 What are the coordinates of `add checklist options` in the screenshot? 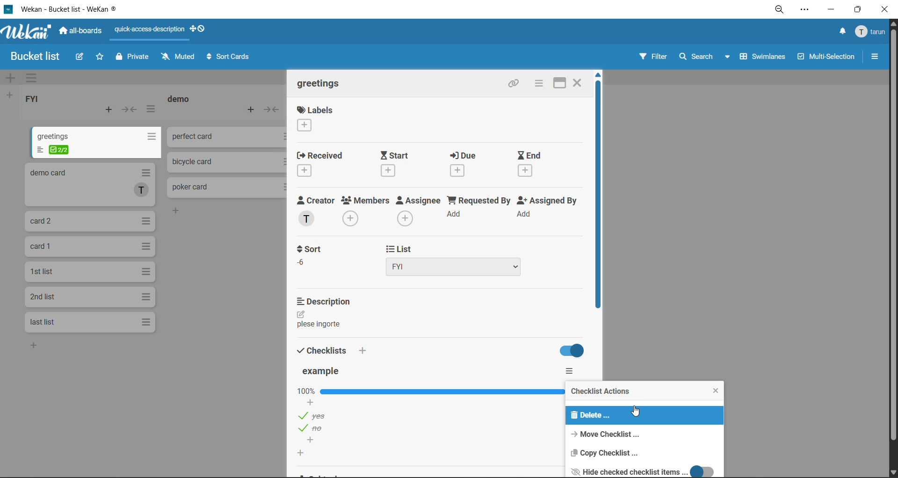 It's located at (317, 441).